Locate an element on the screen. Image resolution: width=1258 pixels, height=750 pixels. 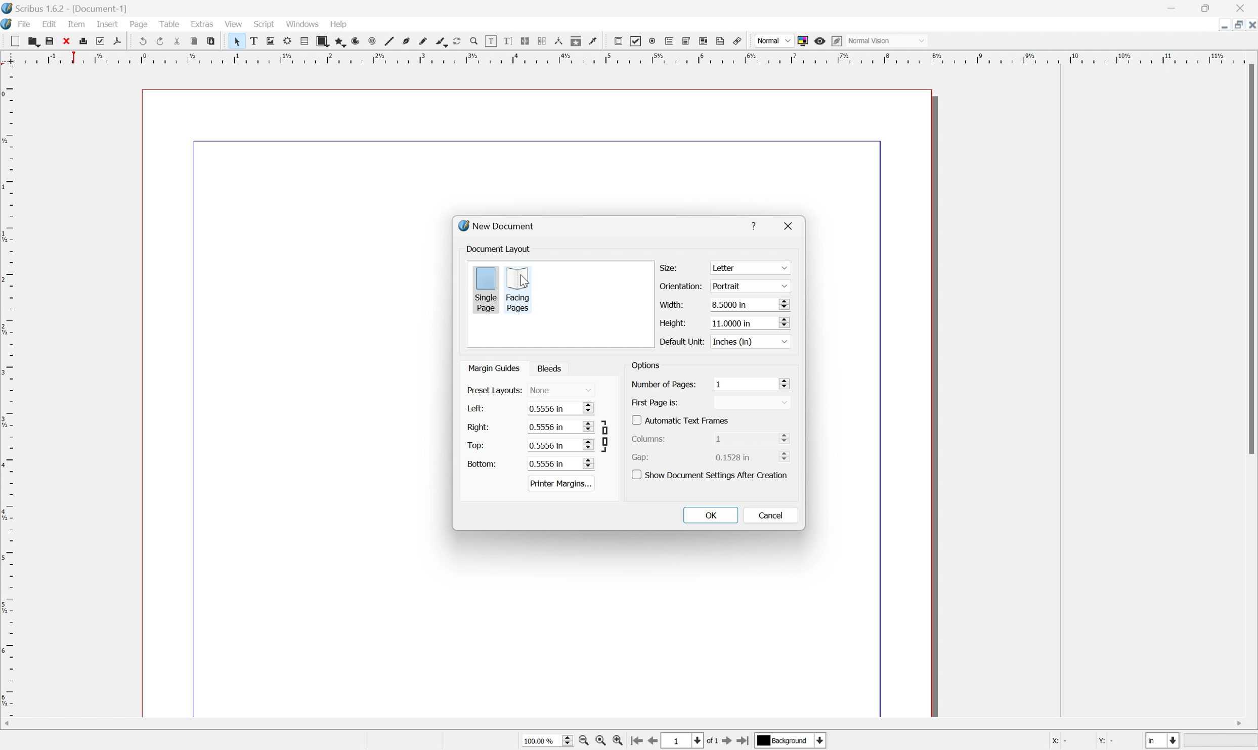
Page is located at coordinates (140, 26).